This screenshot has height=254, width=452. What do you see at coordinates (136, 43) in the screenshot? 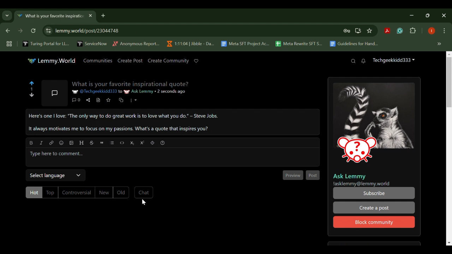
I see `Anonymous Report` at bounding box center [136, 43].